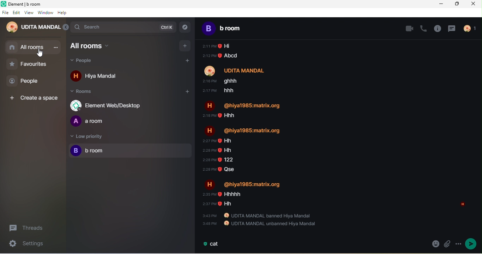 The image size is (482, 254). Describe the element at coordinates (472, 244) in the screenshot. I see `send message` at that location.